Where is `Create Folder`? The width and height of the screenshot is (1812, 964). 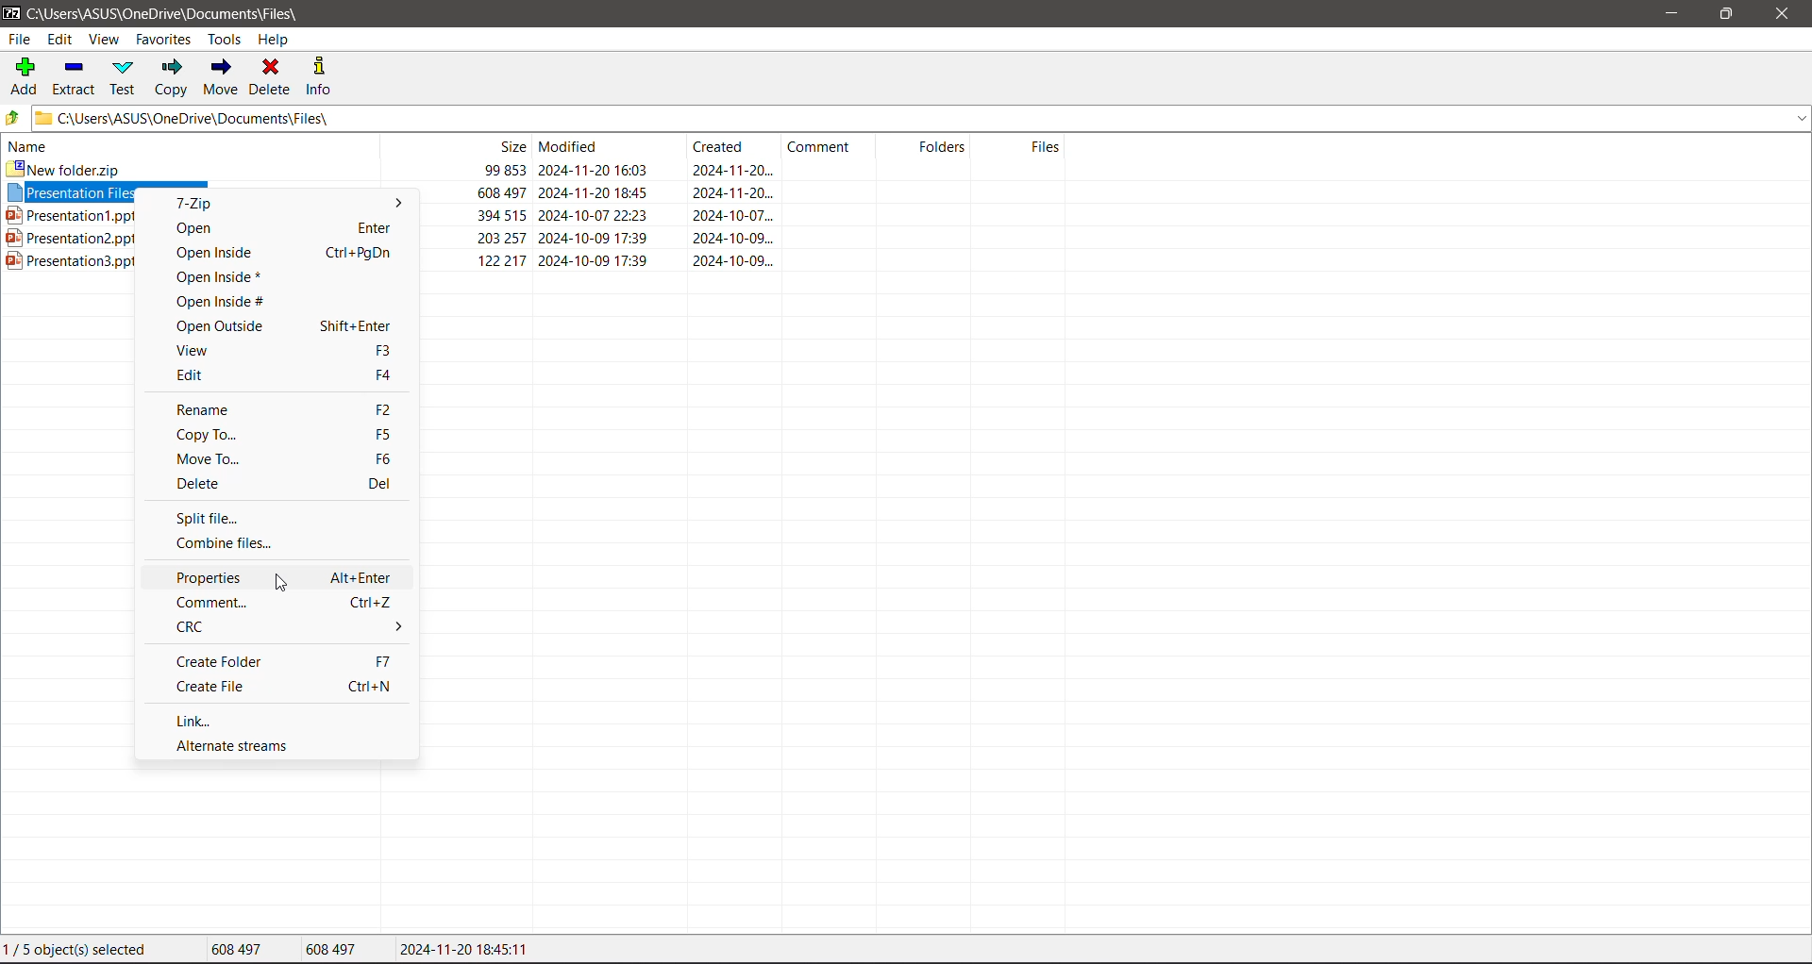
Create Folder is located at coordinates (286, 661).